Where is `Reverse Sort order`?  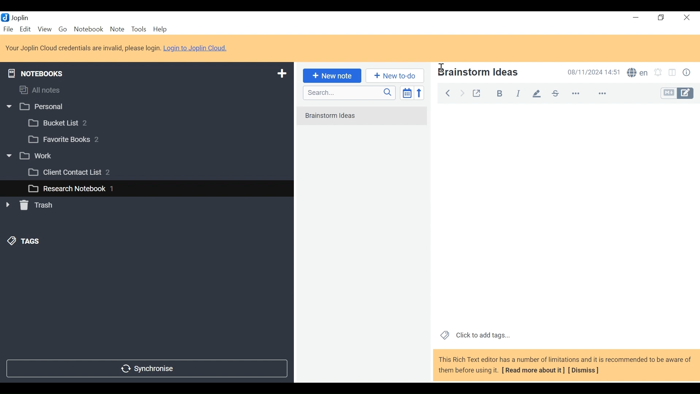
Reverse Sort order is located at coordinates (421, 93).